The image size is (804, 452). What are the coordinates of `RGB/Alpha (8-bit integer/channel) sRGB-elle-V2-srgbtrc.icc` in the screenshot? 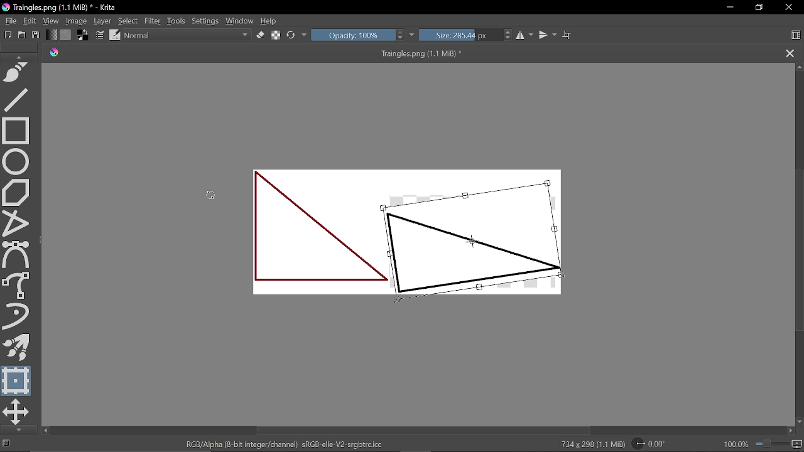 It's located at (286, 443).